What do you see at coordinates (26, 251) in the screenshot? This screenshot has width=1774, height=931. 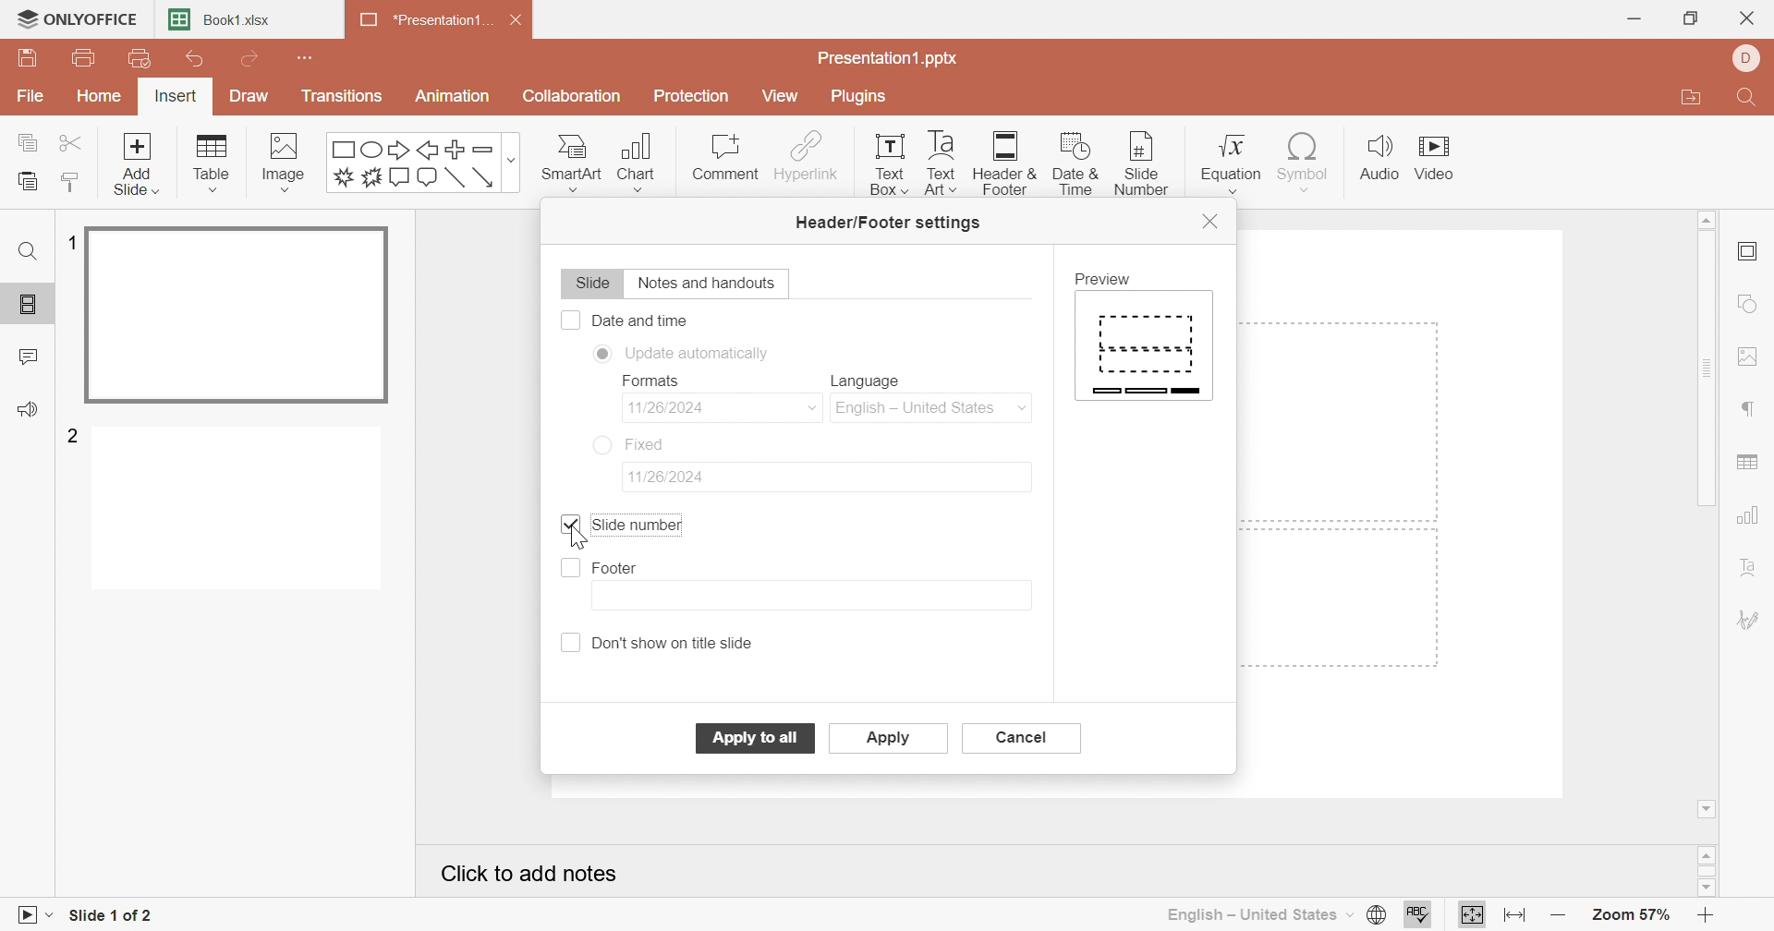 I see `Find` at bounding box center [26, 251].